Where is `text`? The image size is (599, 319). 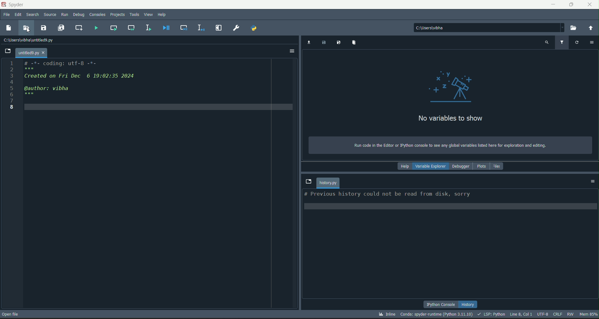
text is located at coordinates (450, 118).